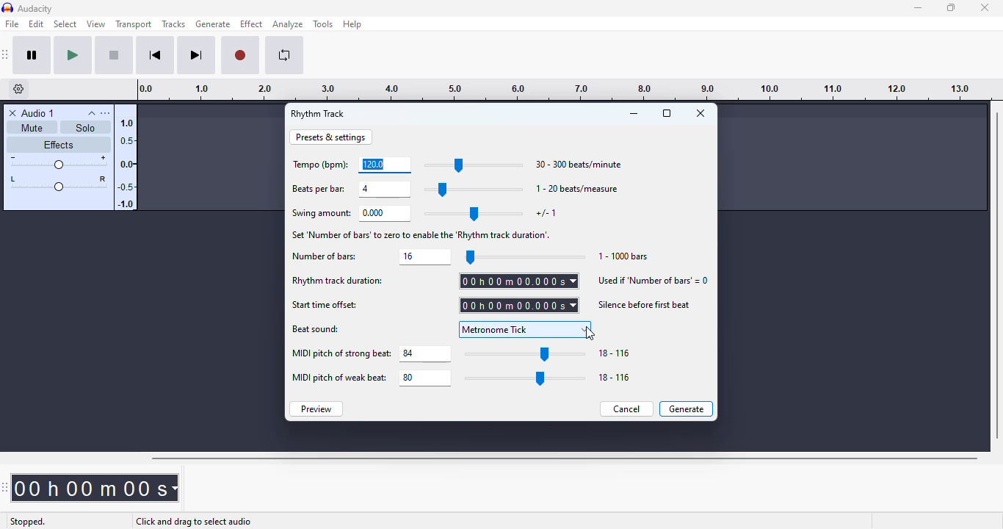  I want to click on 1-20 beats/measure, so click(576, 188).